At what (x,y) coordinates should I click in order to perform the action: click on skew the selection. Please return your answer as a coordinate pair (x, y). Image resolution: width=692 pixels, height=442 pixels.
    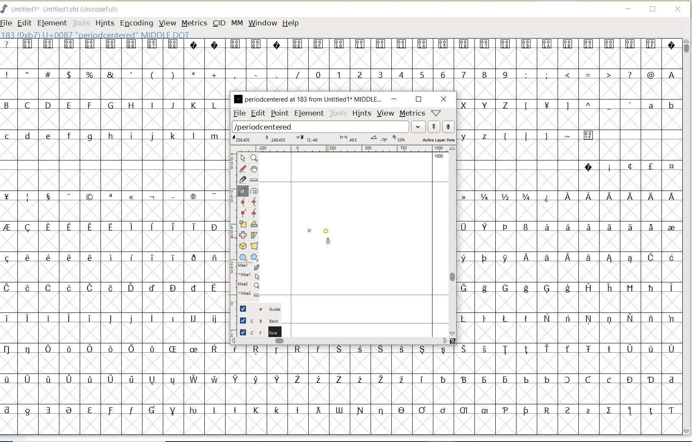
    Looking at the image, I should click on (254, 234).